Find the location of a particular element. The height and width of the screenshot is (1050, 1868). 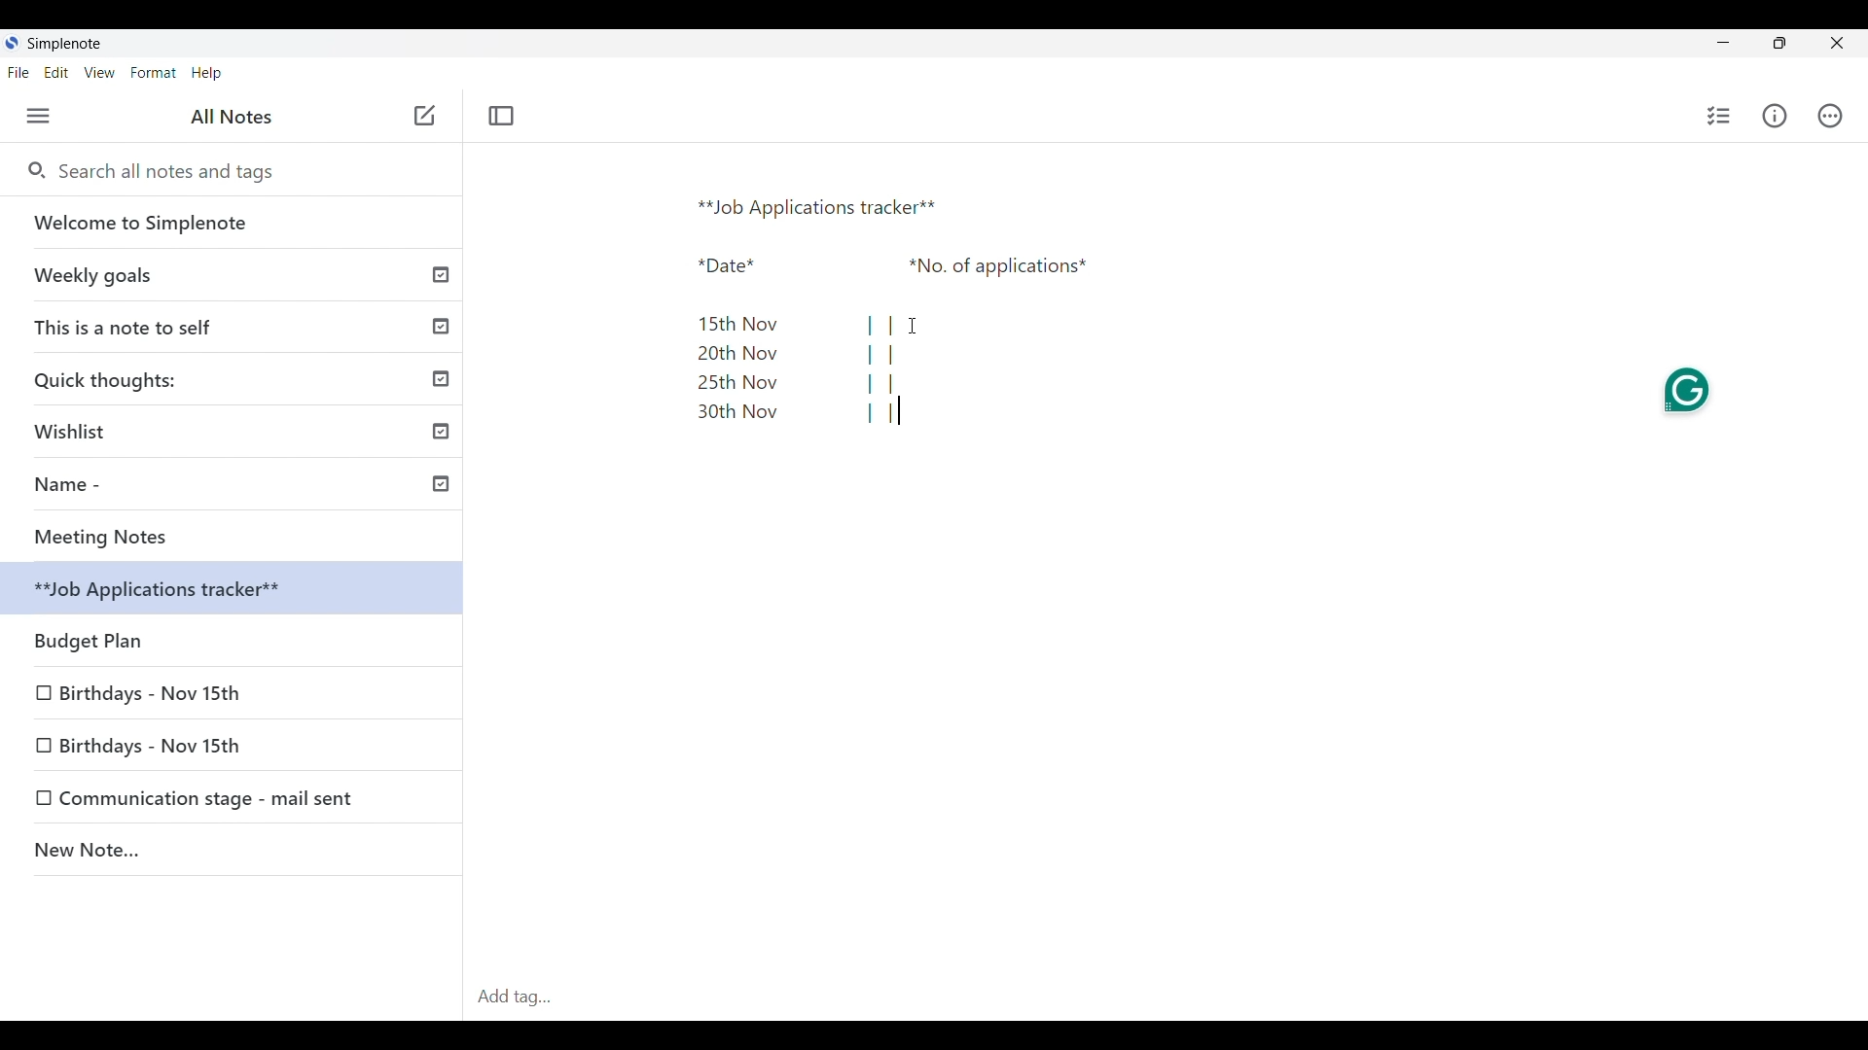

File is located at coordinates (17, 72).